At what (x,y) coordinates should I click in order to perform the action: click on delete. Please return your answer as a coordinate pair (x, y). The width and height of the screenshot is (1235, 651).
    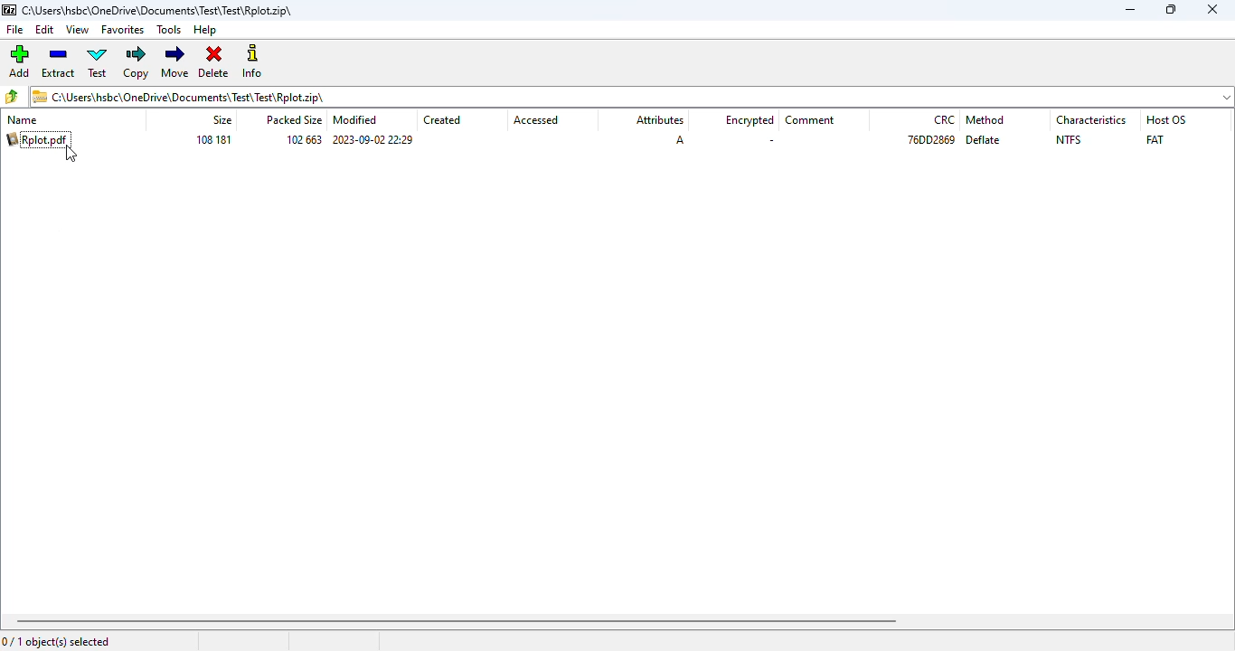
    Looking at the image, I should click on (214, 61).